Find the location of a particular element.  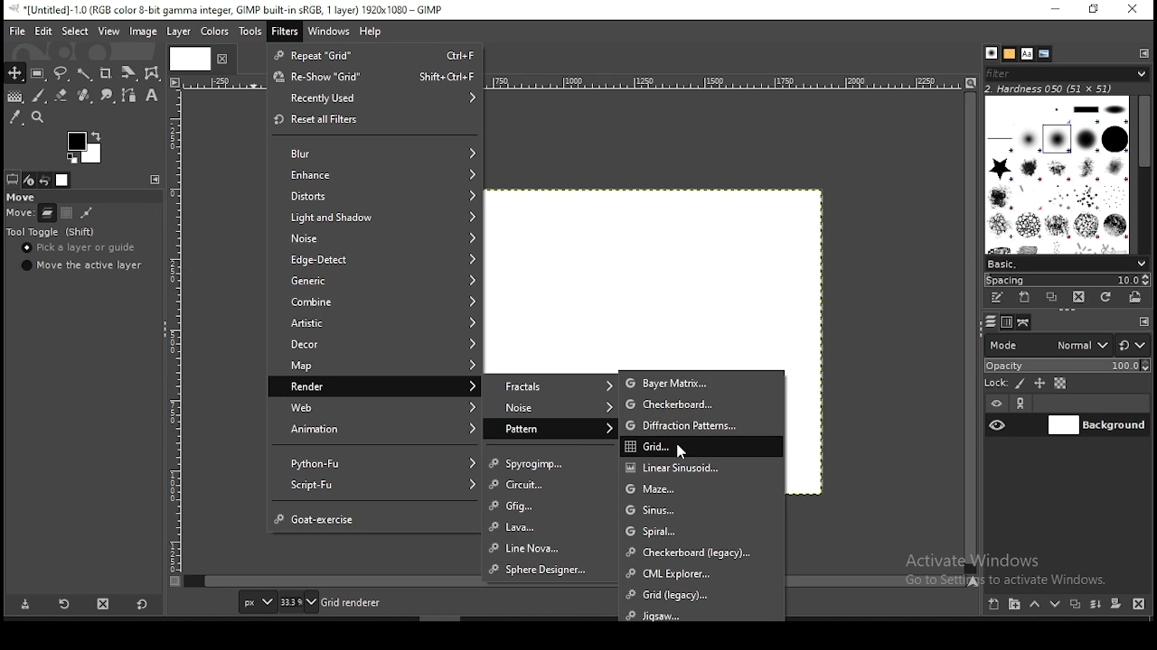

noise is located at coordinates (550, 407).